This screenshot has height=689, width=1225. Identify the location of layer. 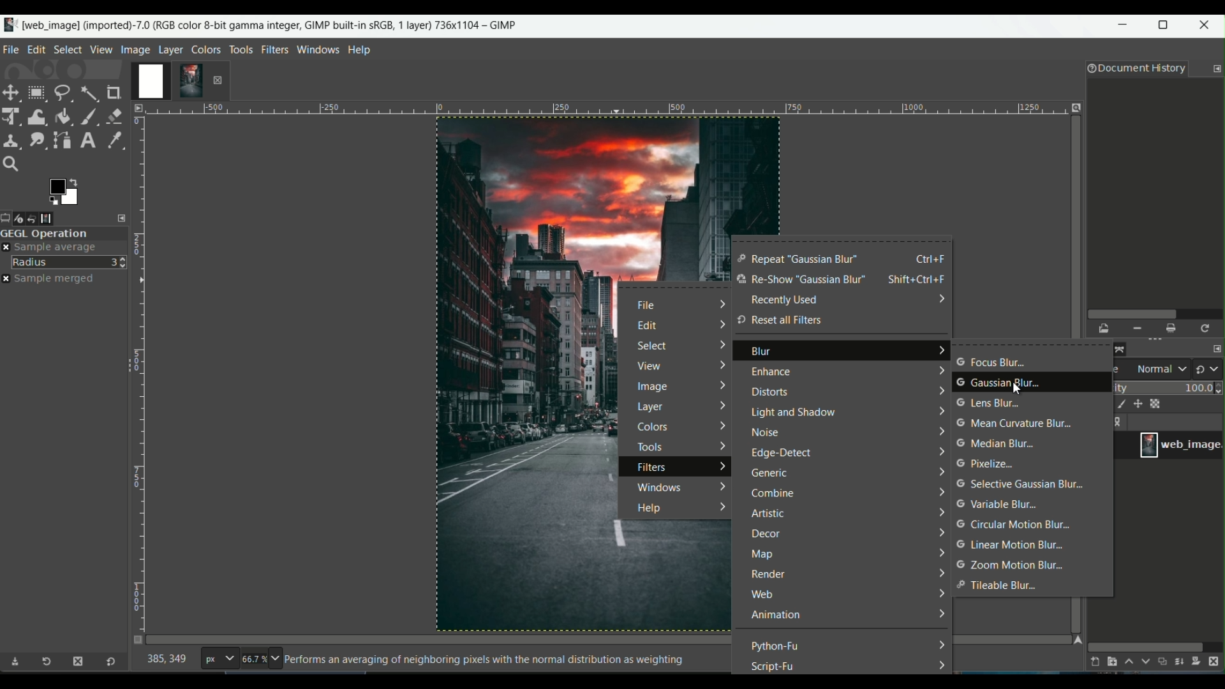
(651, 408).